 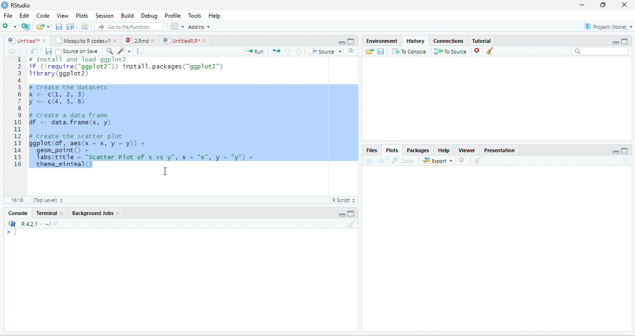 I want to click on File, so click(x=8, y=15).